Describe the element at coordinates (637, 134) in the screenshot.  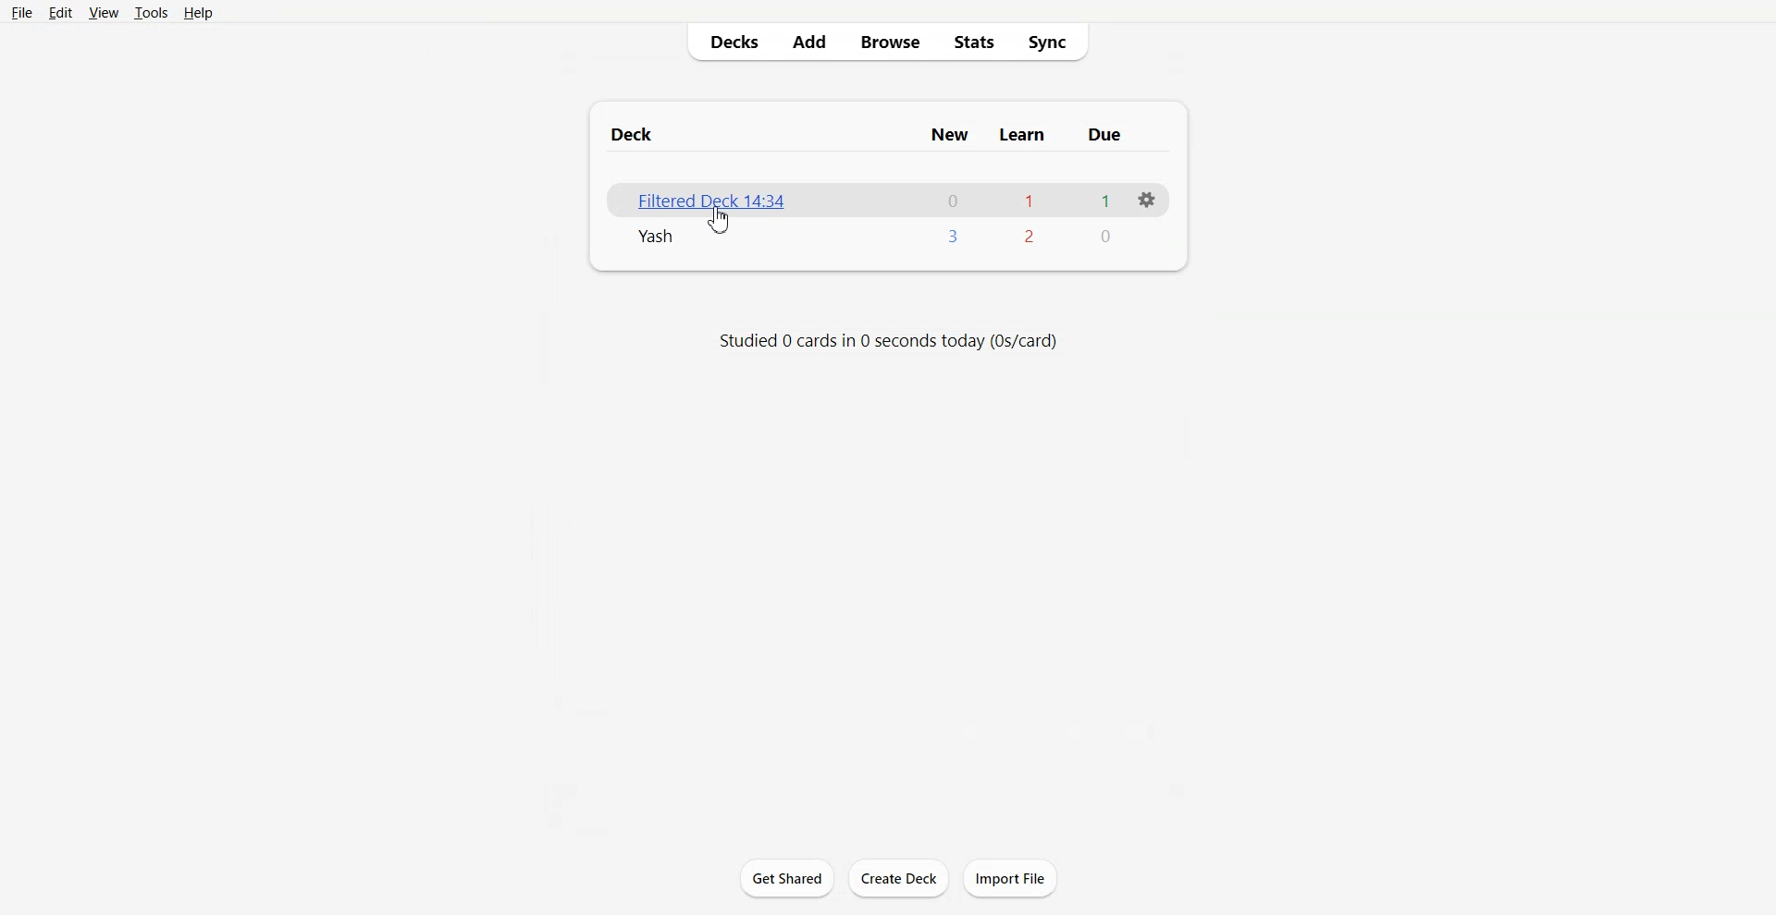
I see `Text 1` at that location.